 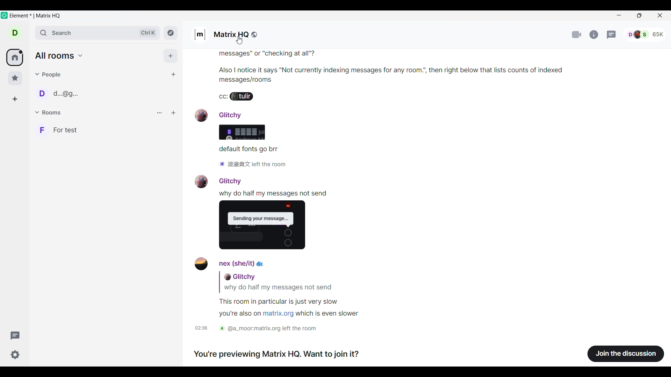 I want to click on Glitchy, why do half my messages not send, this room in particular is just very slow you're also on matrix.org which is even slower, so click(x=281, y=296).